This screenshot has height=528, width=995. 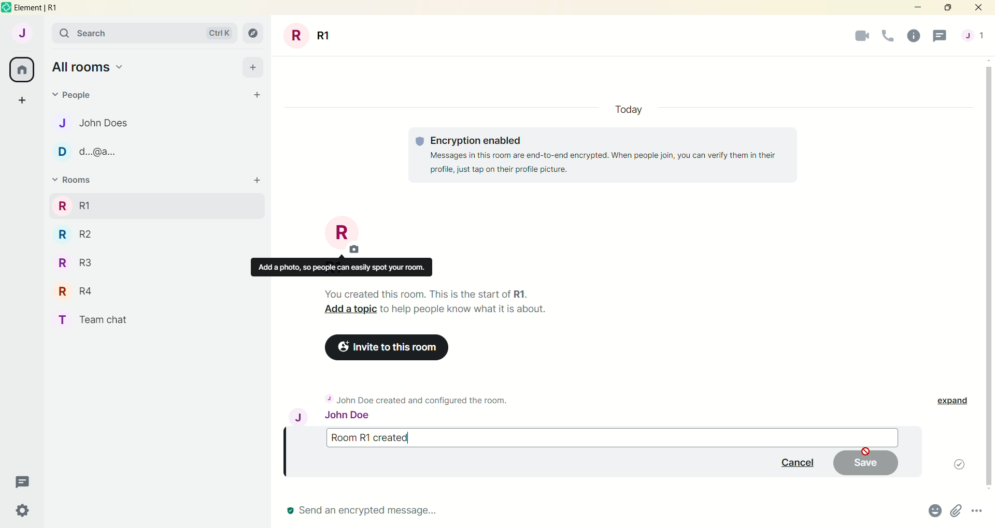 What do you see at coordinates (6, 8) in the screenshot?
I see `logo` at bounding box center [6, 8].